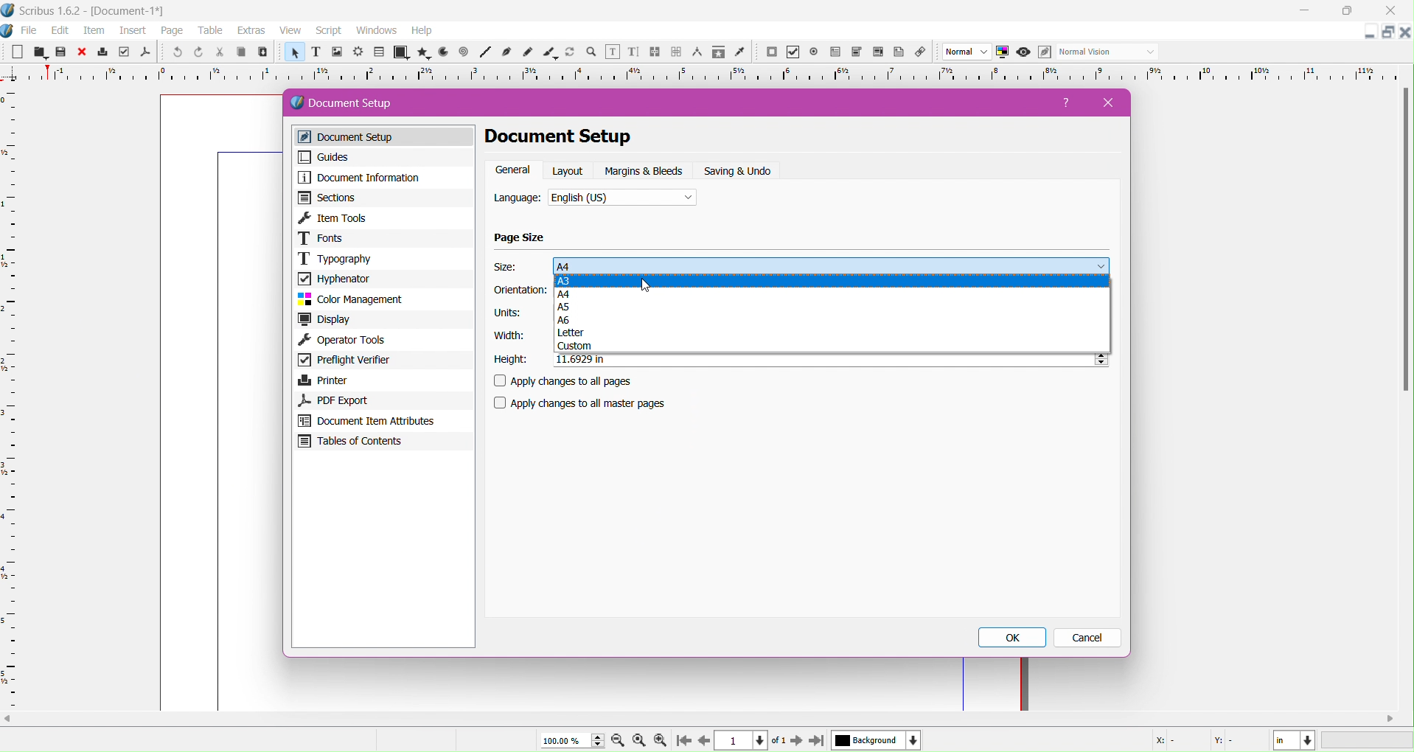 The height and width of the screenshot is (752, 1414). I want to click on render frame, so click(358, 52).